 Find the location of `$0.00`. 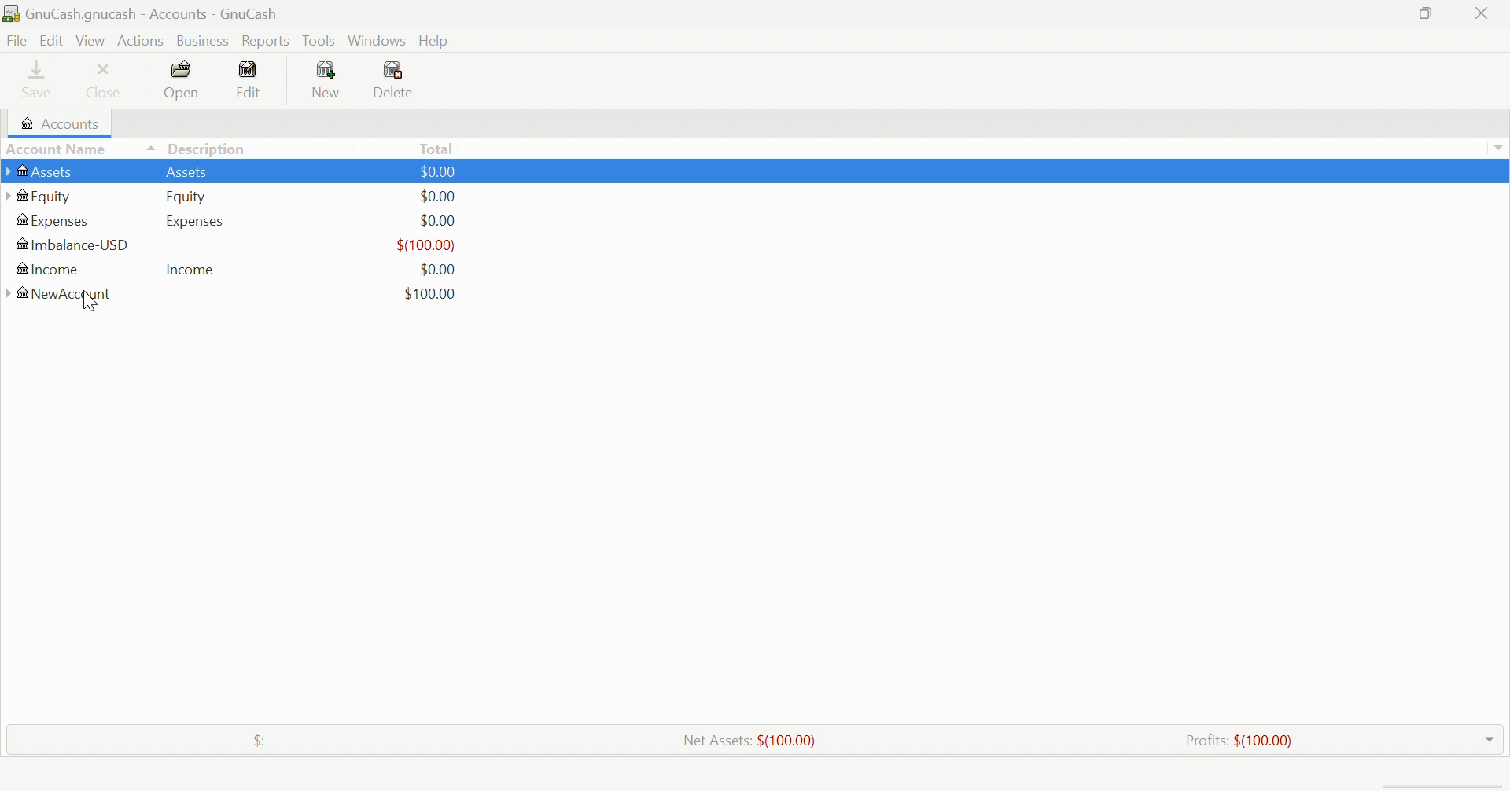

$0.00 is located at coordinates (437, 269).